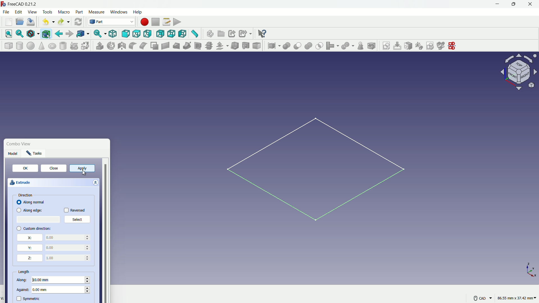 This screenshot has height=303, width=539. What do you see at coordinates (111, 22) in the screenshot?
I see `switch workbenches` at bounding box center [111, 22].